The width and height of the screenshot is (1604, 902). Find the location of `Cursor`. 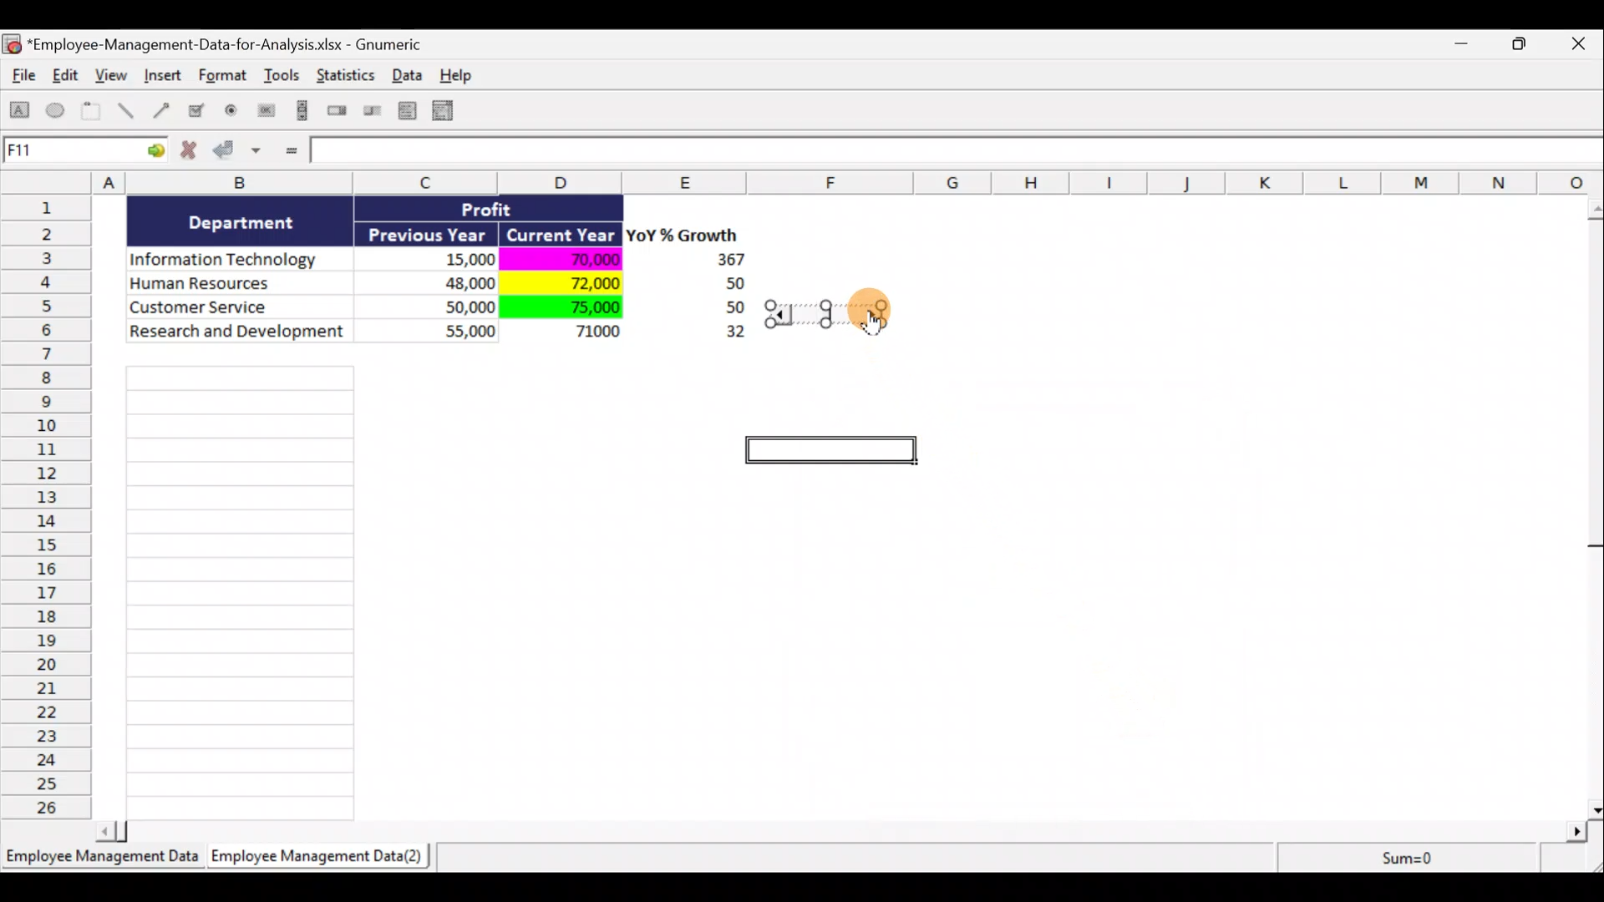

Cursor is located at coordinates (876, 312).